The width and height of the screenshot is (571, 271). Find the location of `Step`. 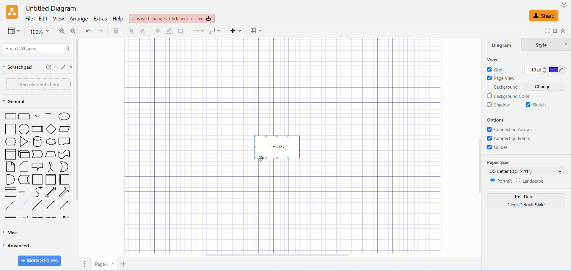

Step is located at coordinates (37, 154).